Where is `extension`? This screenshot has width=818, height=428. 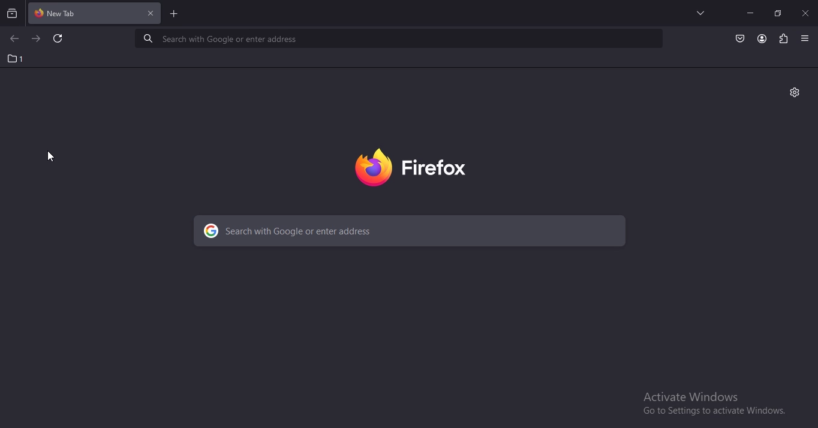 extension is located at coordinates (784, 39).